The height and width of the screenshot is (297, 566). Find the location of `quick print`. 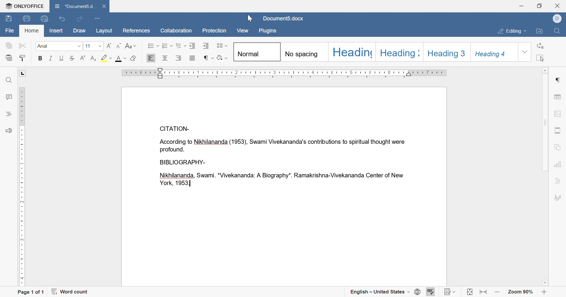

quick print is located at coordinates (43, 19).